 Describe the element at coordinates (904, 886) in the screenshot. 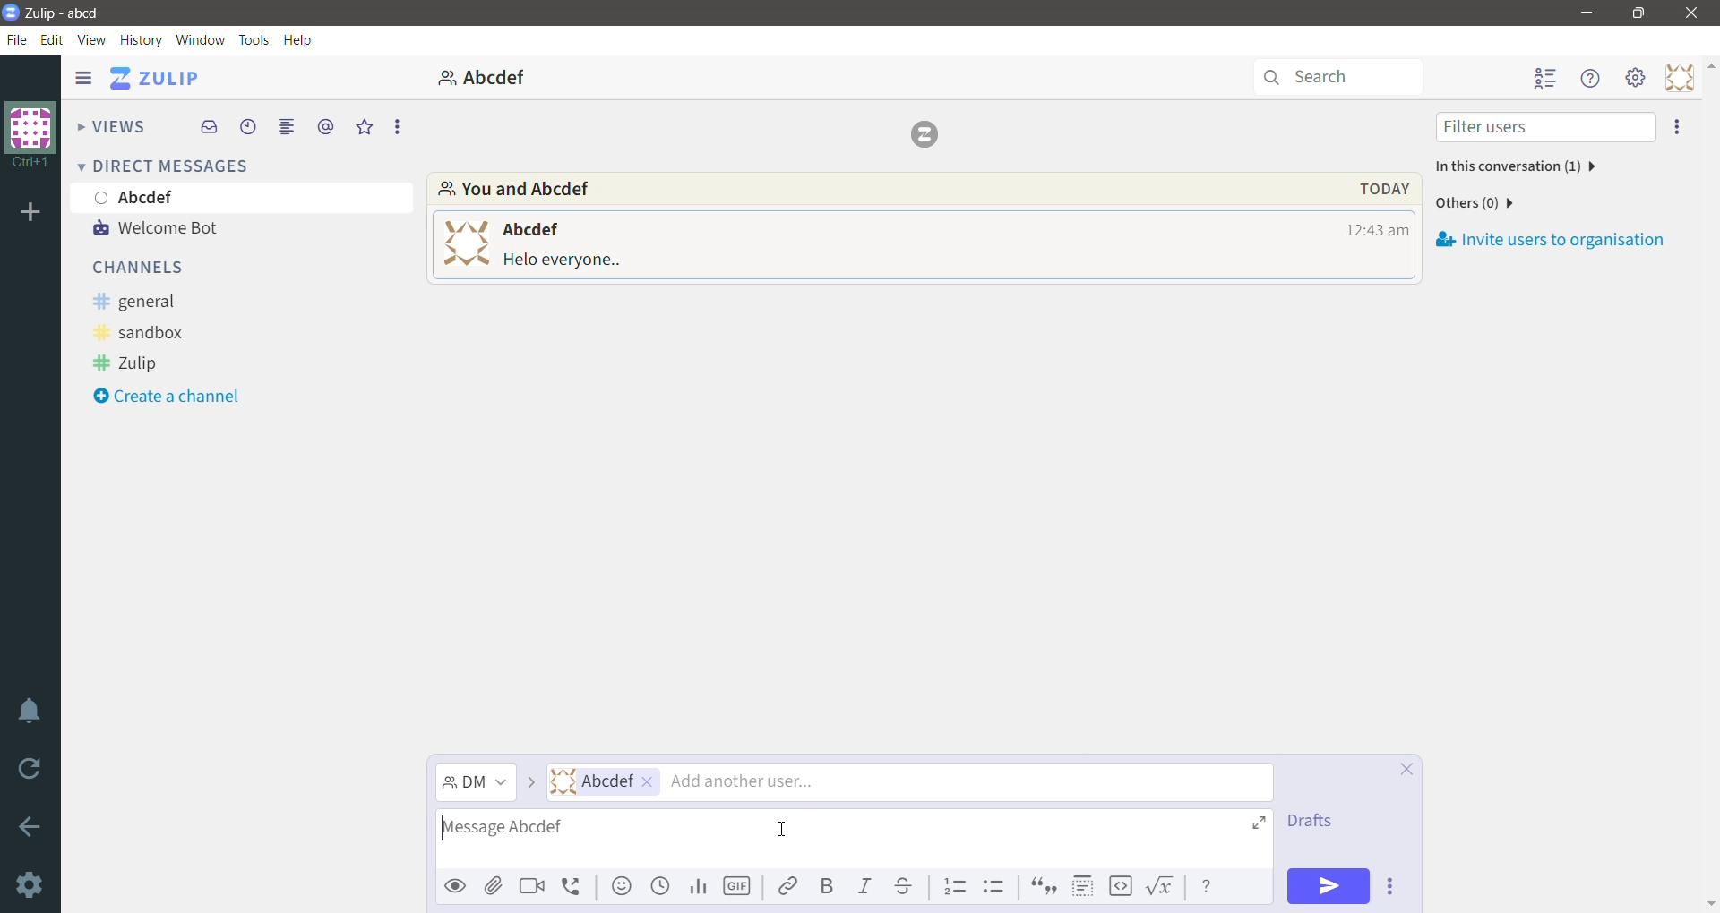

I see `Strikethrough` at that location.